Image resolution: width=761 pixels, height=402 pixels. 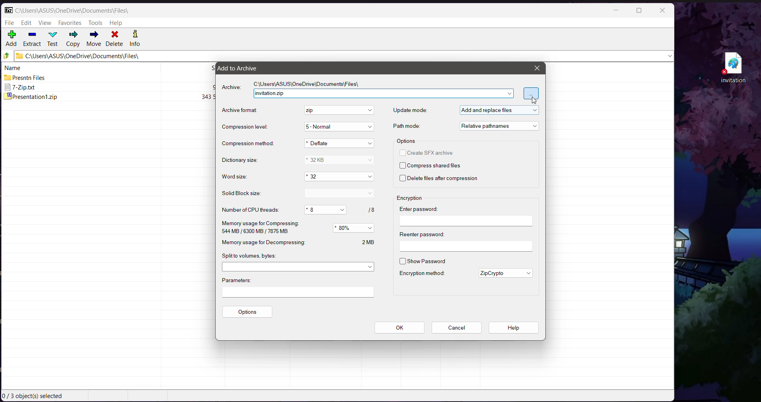 What do you see at coordinates (533, 101) in the screenshot?
I see `Drag to Cursor` at bounding box center [533, 101].